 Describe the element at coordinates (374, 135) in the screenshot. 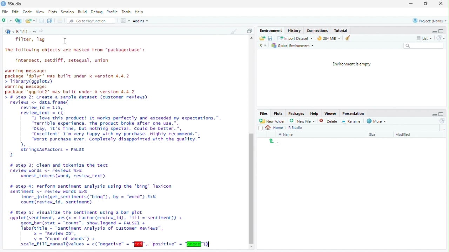

I see `Size` at that location.